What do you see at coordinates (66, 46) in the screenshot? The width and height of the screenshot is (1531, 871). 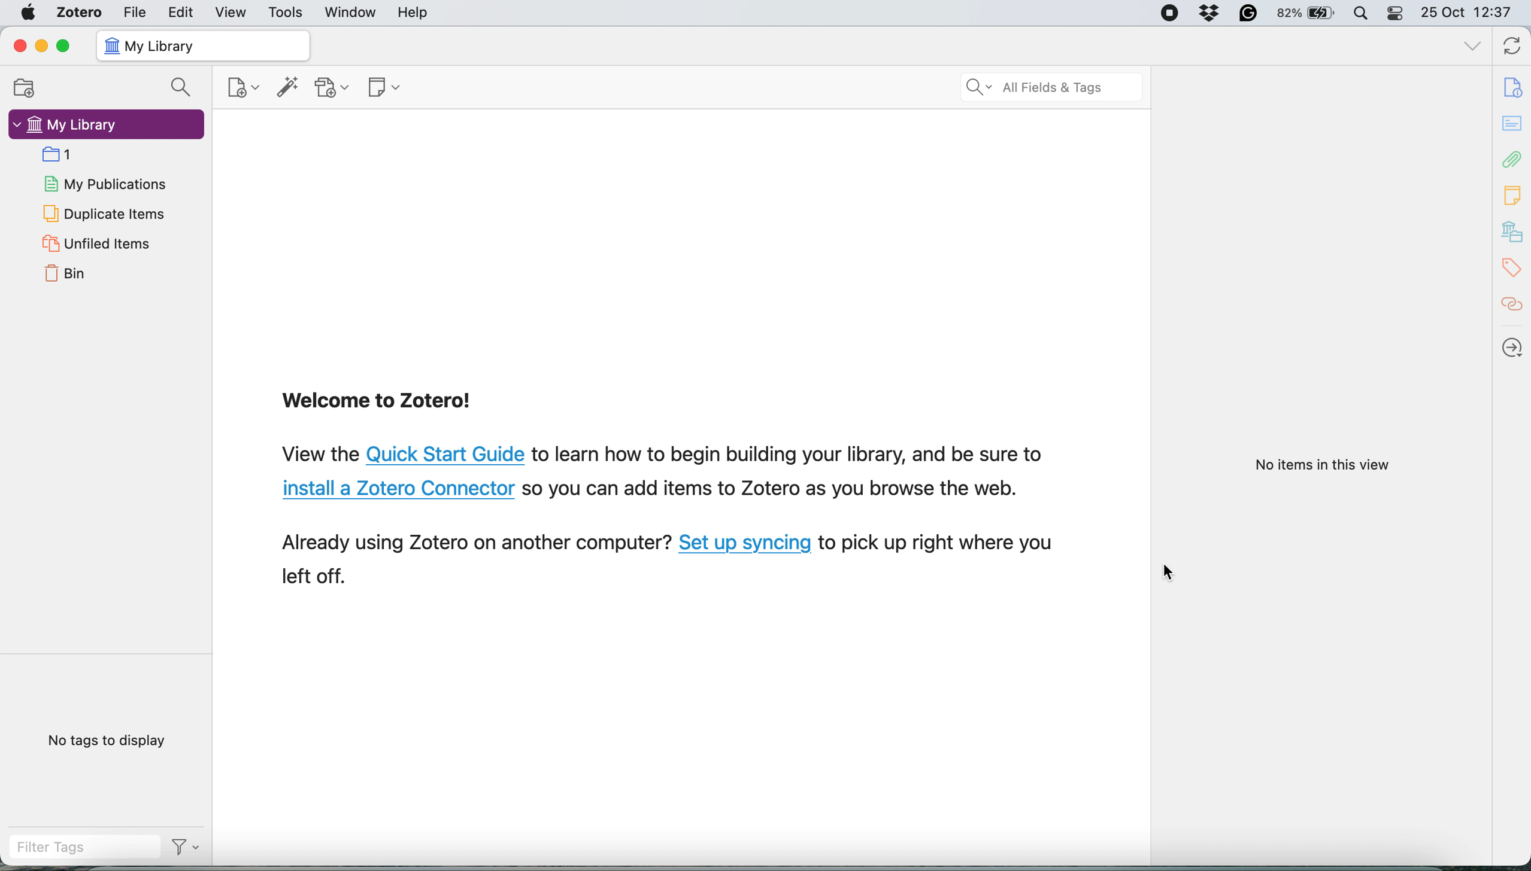 I see `maximise` at bounding box center [66, 46].